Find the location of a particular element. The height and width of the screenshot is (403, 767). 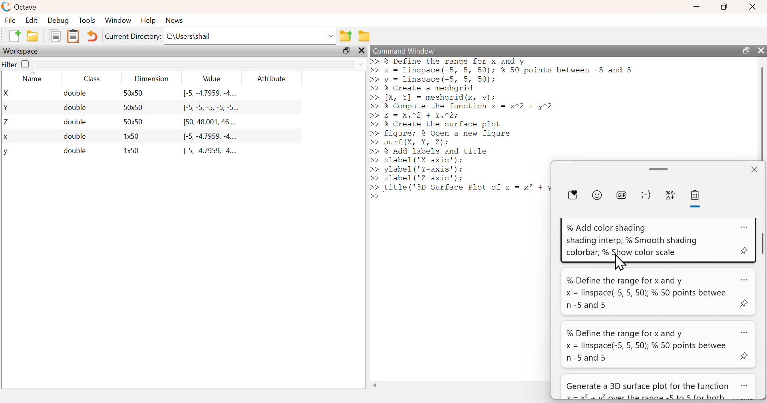

File is located at coordinates (10, 20).